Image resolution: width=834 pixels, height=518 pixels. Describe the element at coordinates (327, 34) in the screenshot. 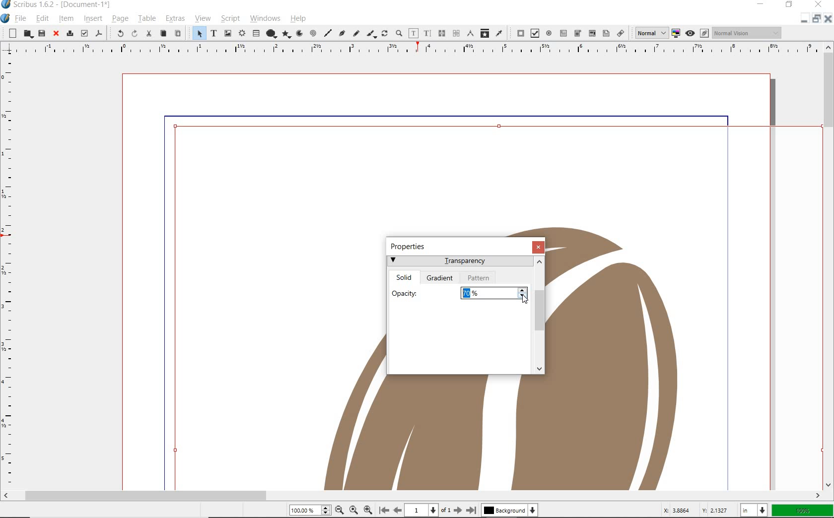

I see `line` at that location.